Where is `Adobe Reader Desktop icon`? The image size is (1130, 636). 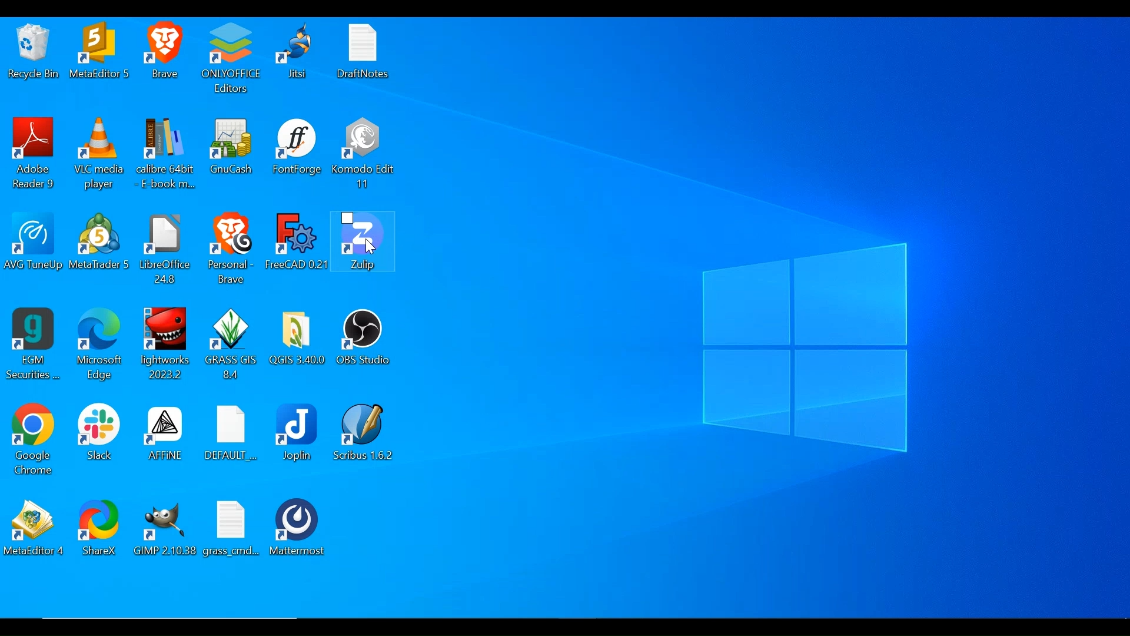
Adobe Reader Desktop icon is located at coordinates (35, 150).